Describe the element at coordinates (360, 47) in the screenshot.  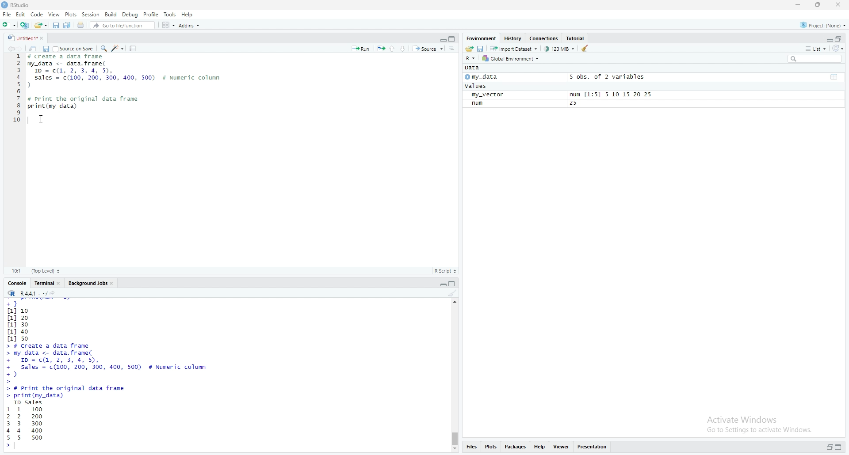
I see `run the current line or selection` at that location.